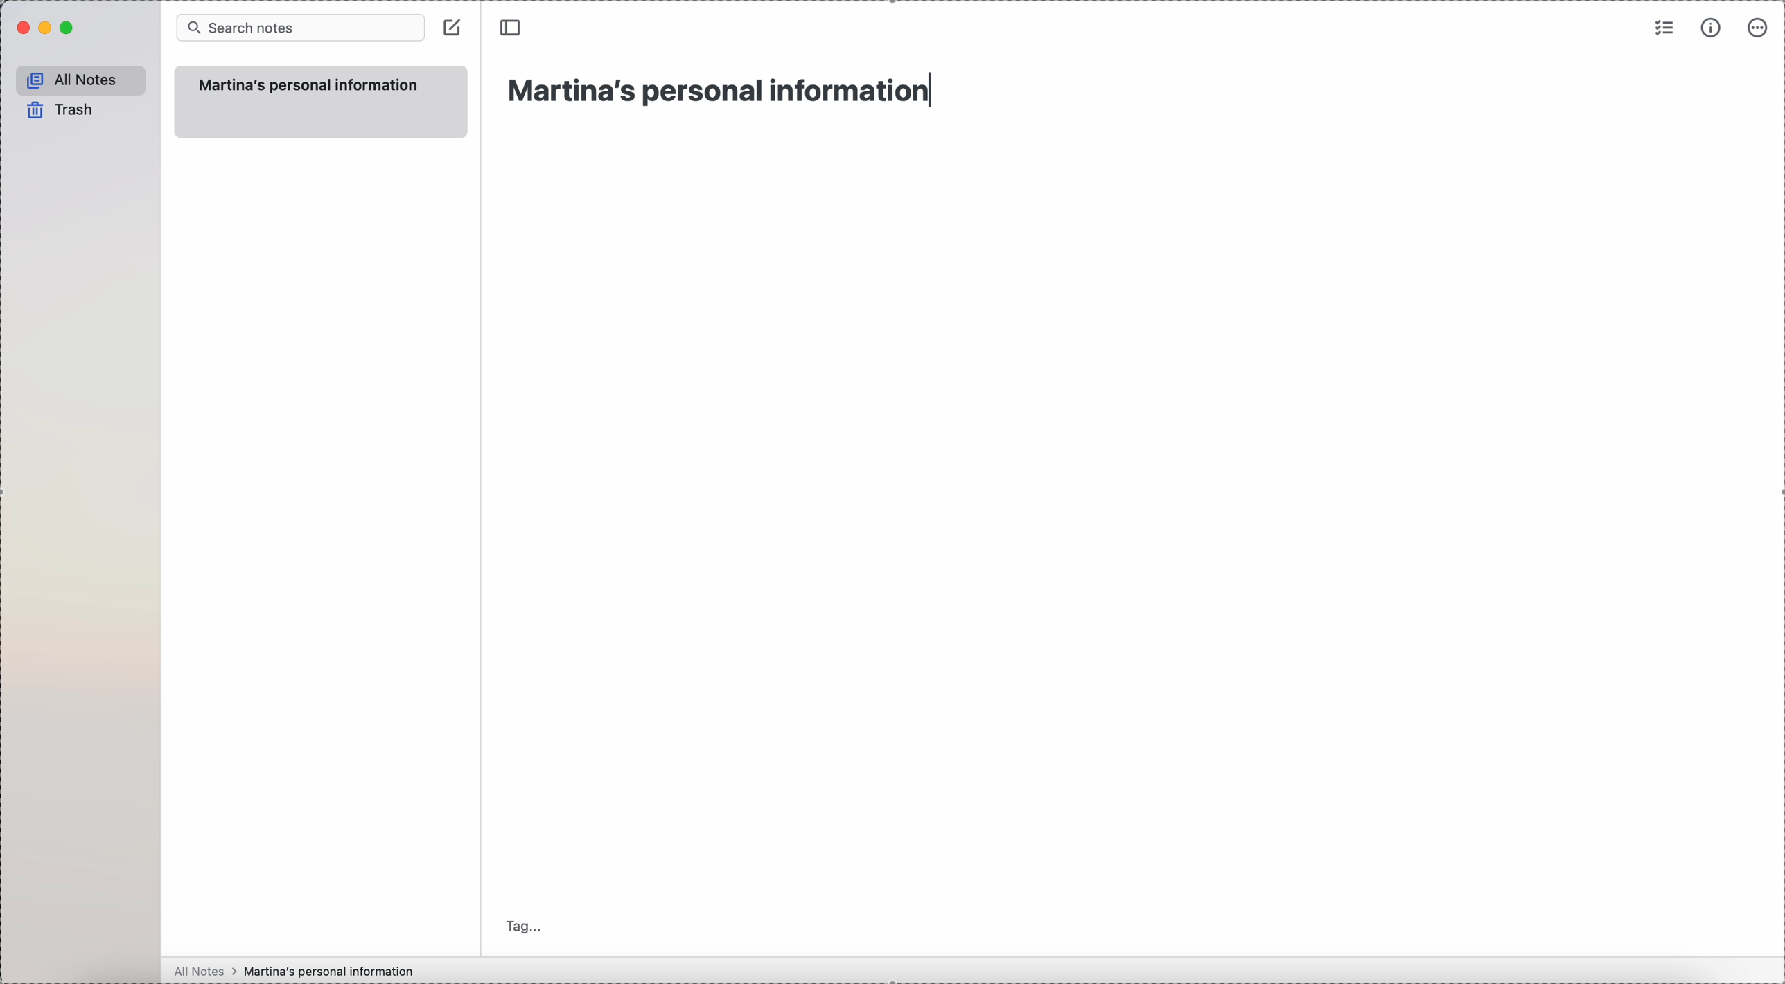 The image size is (1785, 984). What do you see at coordinates (509, 28) in the screenshot?
I see `toggle sidebar` at bounding box center [509, 28].